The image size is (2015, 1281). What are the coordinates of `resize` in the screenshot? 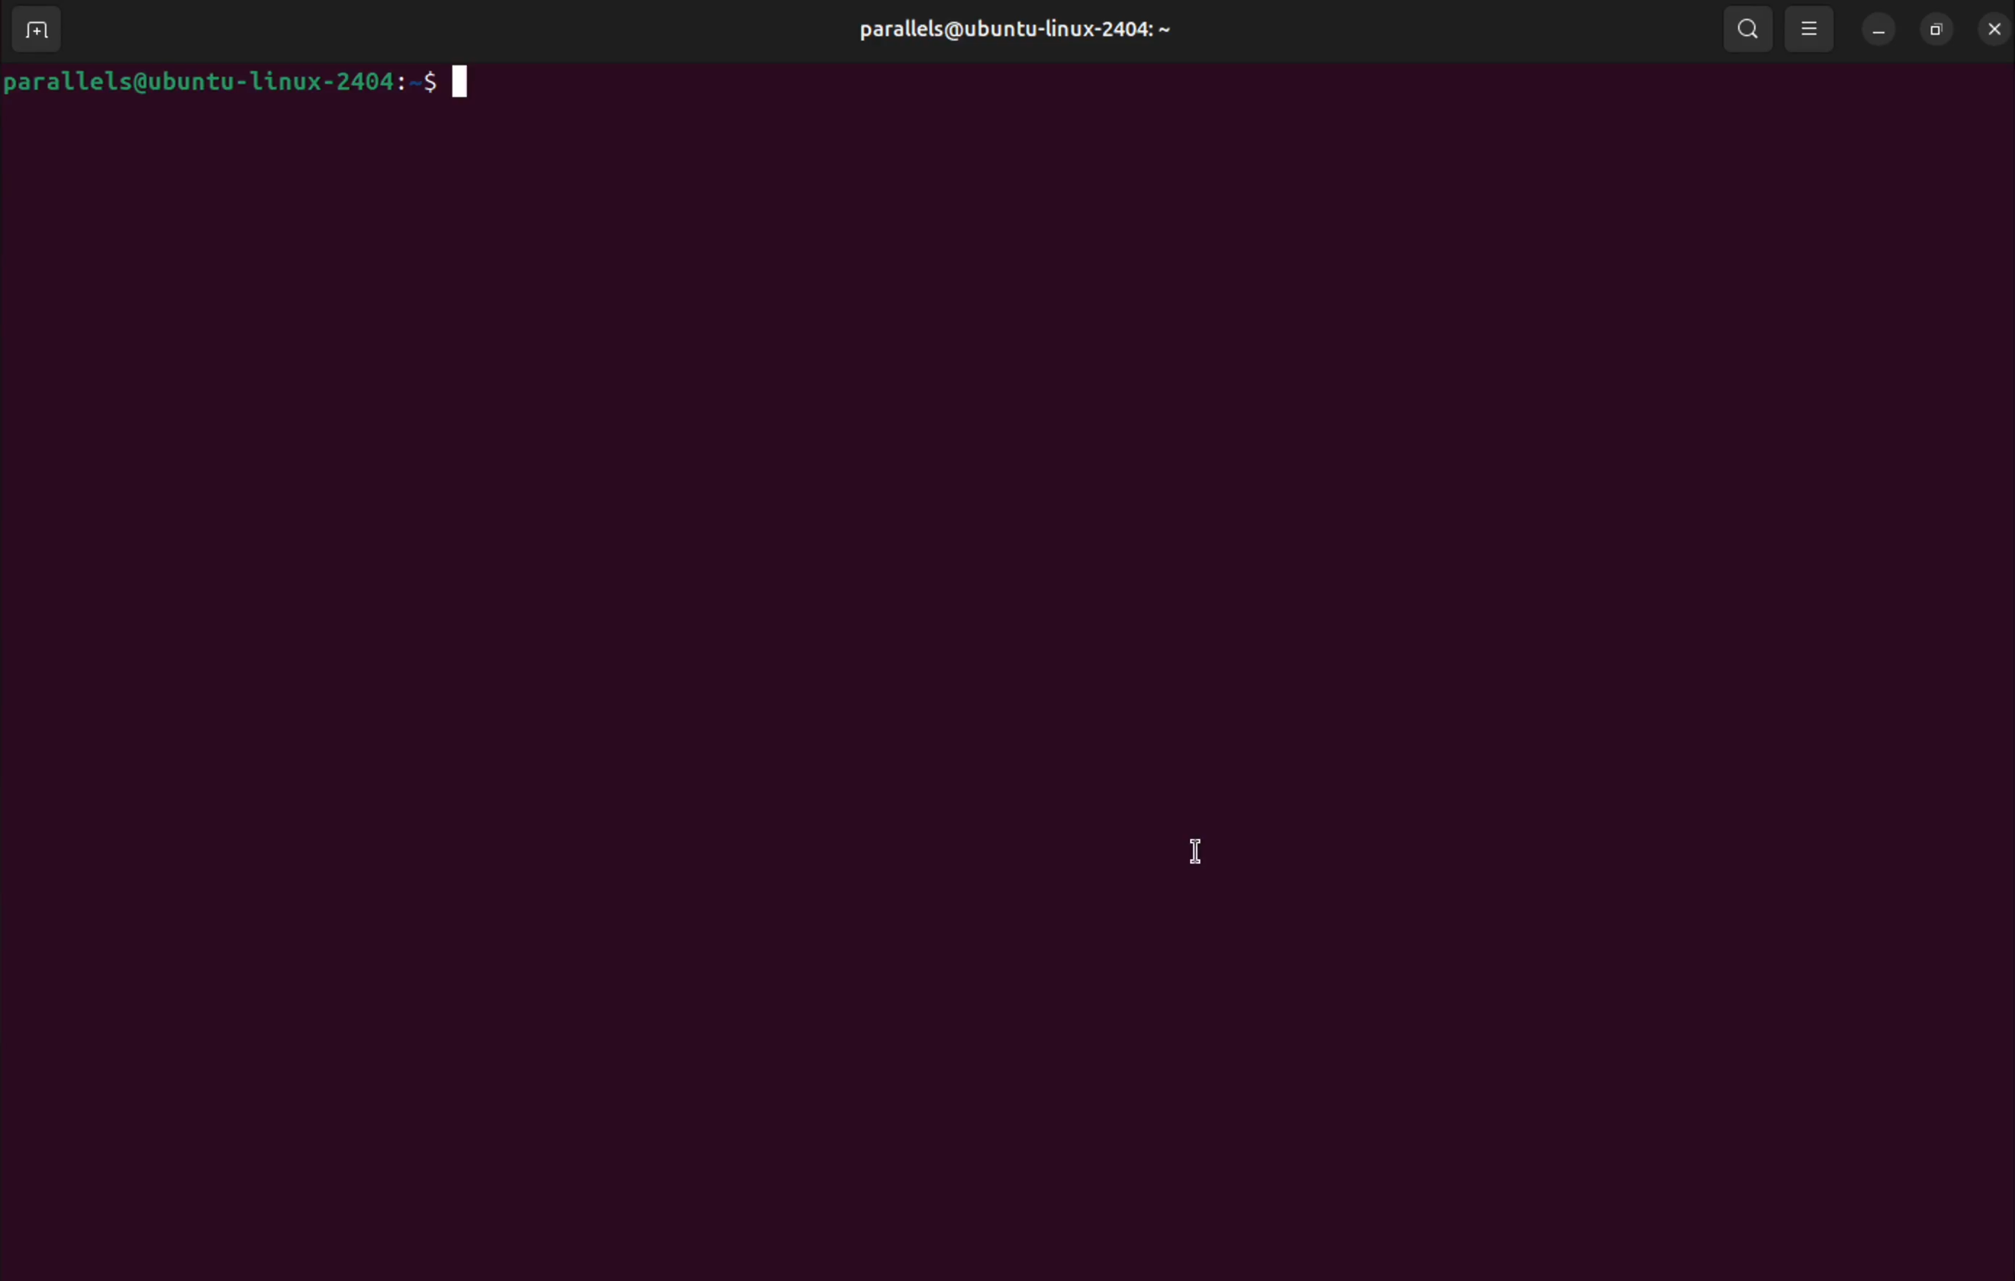 It's located at (1939, 28).